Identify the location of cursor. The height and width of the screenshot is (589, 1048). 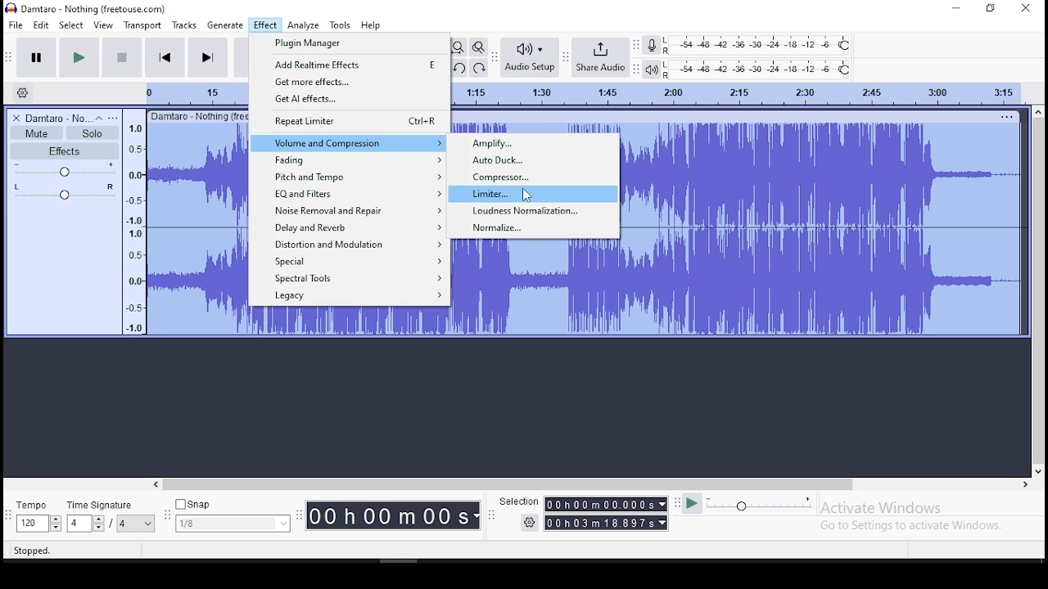
(267, 37).